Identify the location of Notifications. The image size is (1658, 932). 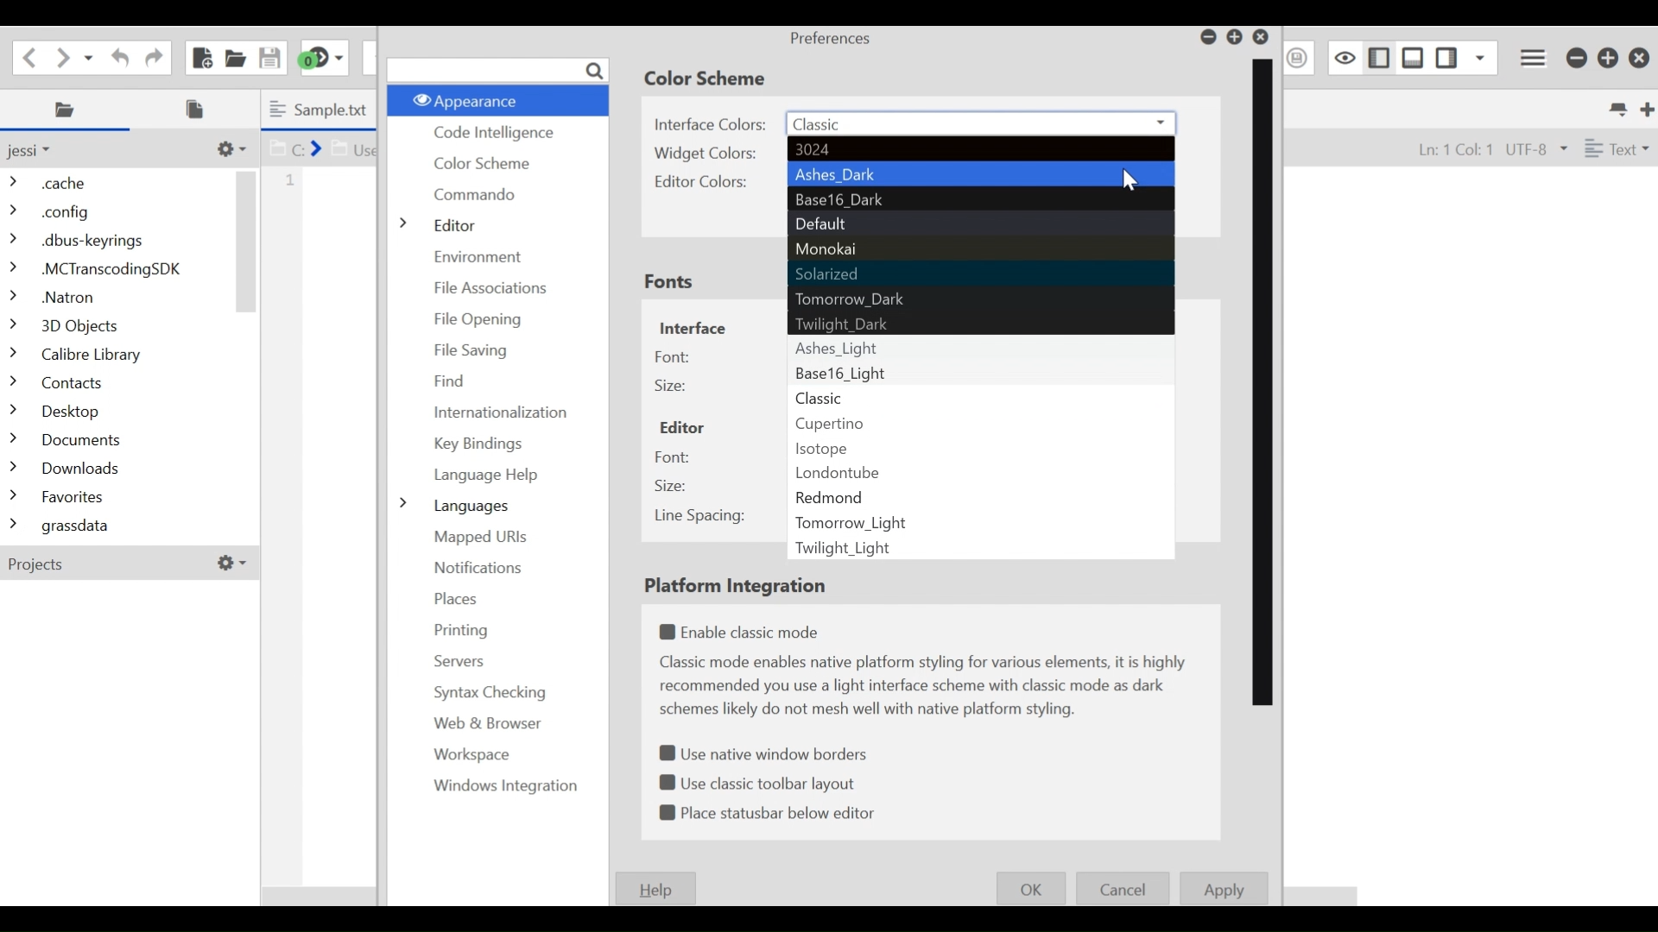
(478, 569).